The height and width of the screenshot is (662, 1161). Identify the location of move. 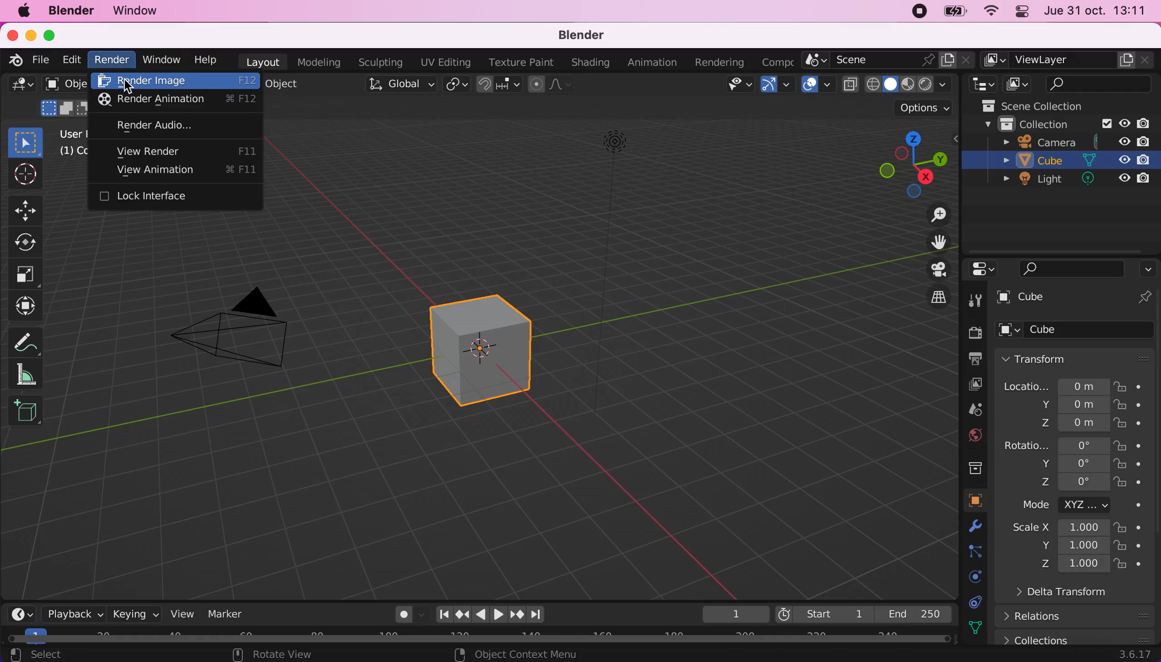
(26, 211).